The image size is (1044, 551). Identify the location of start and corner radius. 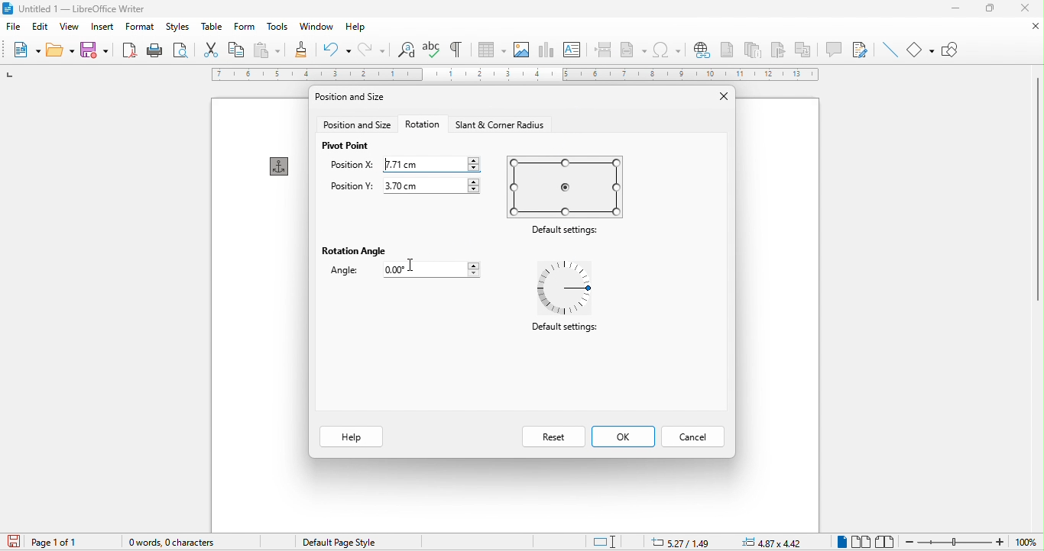
(502, 122).